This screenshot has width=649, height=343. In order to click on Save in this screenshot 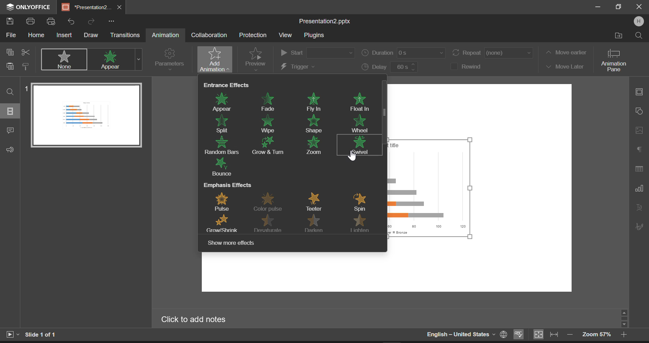, I will do `click(11, 22)`.